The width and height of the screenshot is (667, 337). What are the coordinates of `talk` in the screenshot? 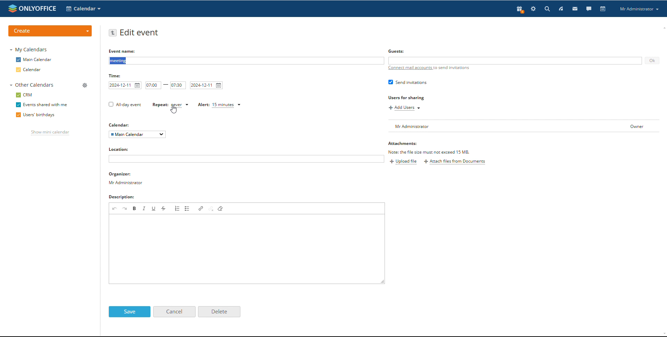 It's located at (589, 9).